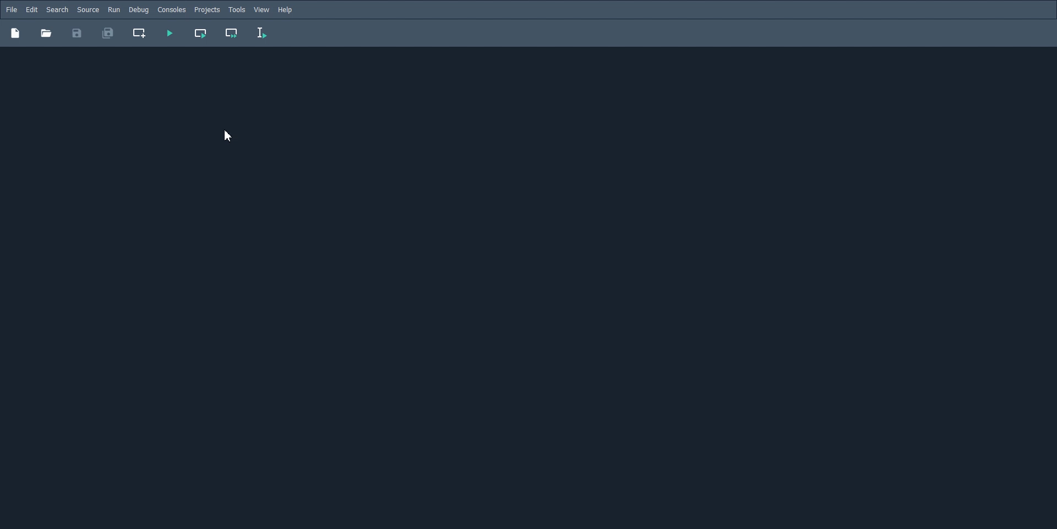  I want to click on Save All File, so click(107, 33).